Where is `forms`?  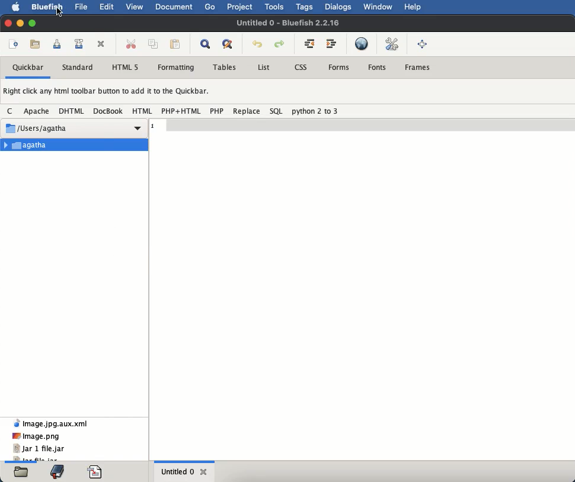 forms is located at coordinates (340, 66).